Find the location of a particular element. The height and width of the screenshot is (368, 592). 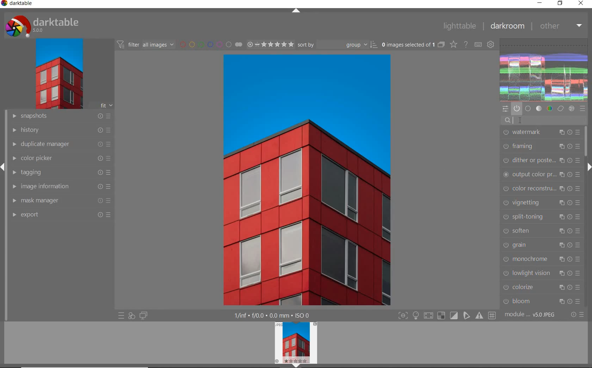

close is located at coordinates (581, 4).